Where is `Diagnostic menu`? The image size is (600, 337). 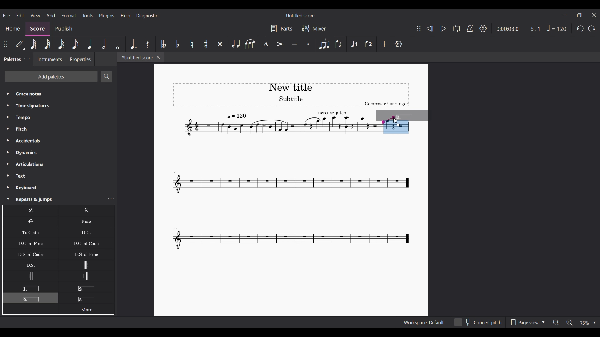
Diagnostic menu is located at coordinates (147, 16).